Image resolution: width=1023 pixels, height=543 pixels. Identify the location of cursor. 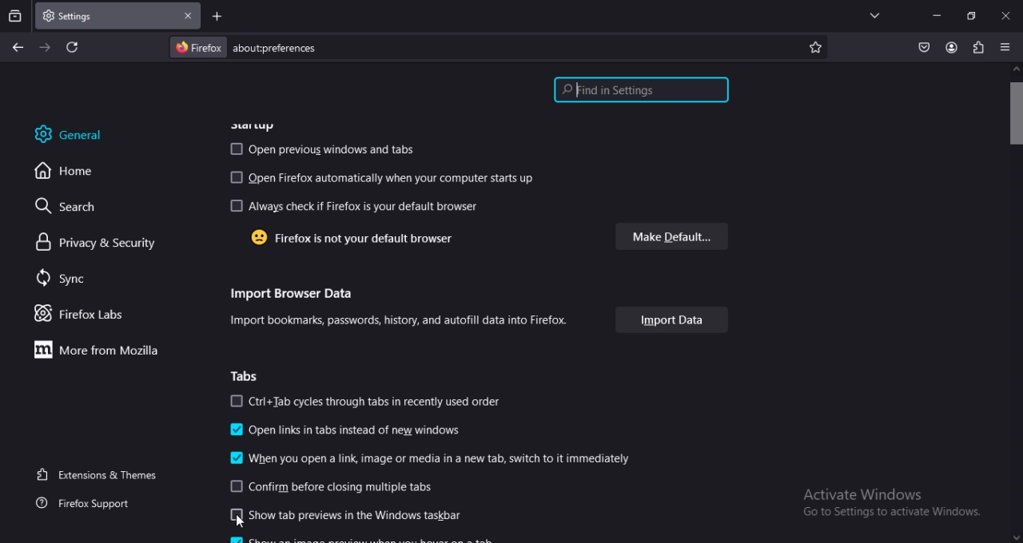
(238, 520).